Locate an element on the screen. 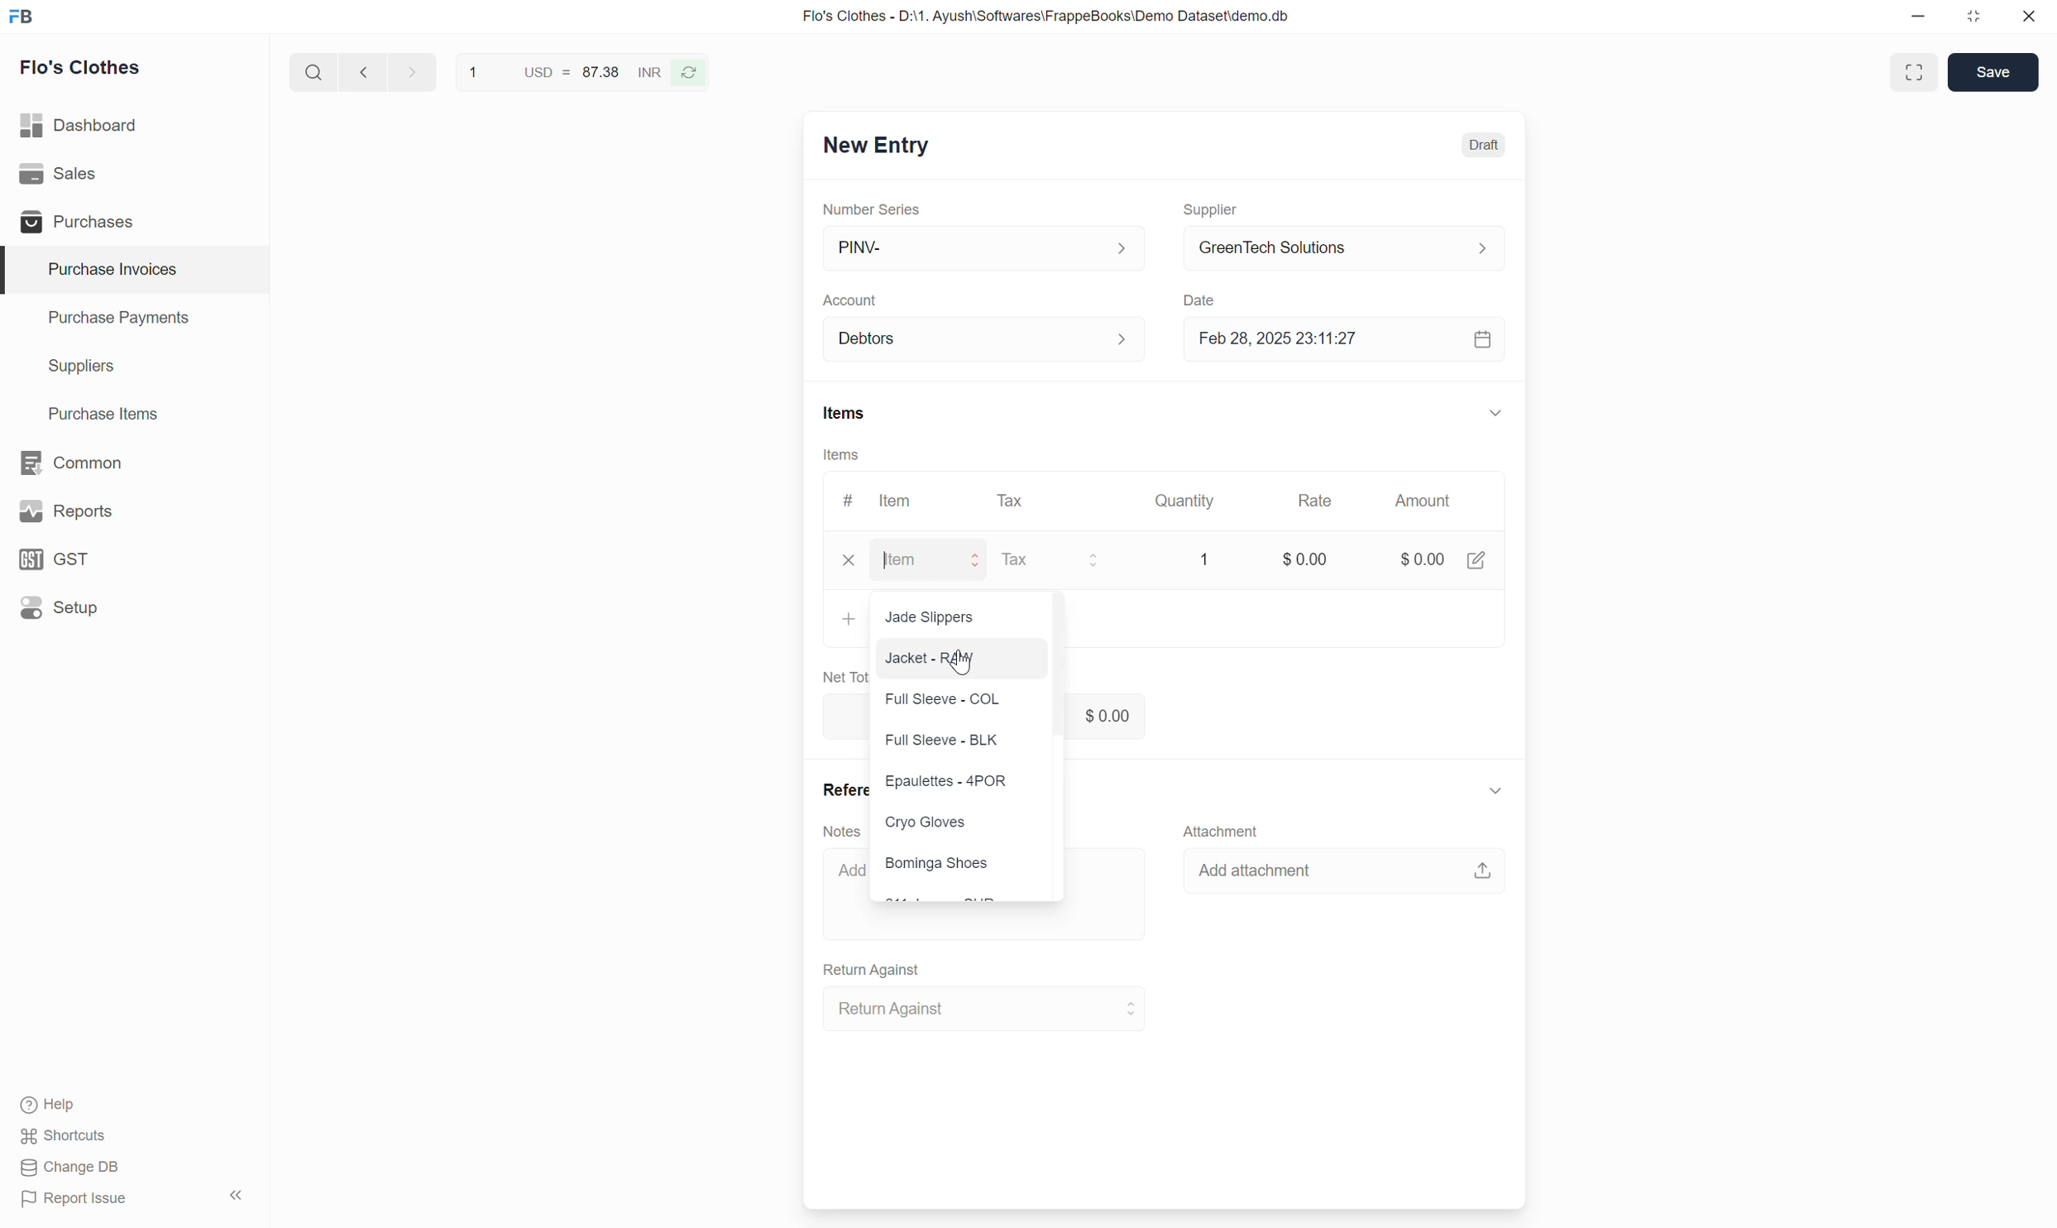  Report Issue is located at coordinates (74, 1199).